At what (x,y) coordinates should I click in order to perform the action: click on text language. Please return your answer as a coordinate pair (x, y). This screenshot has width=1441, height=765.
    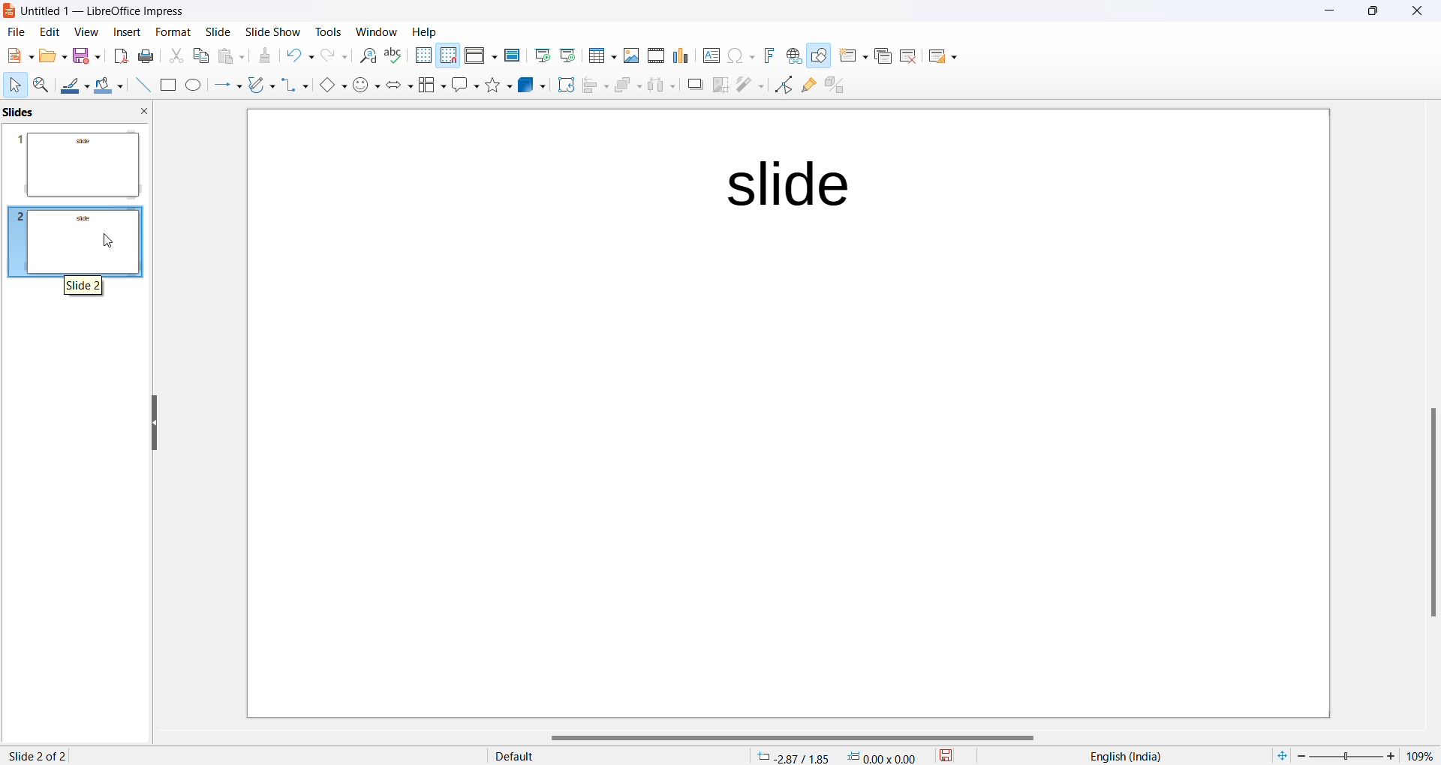
    Looking at the image, I should click on (1130, 755).